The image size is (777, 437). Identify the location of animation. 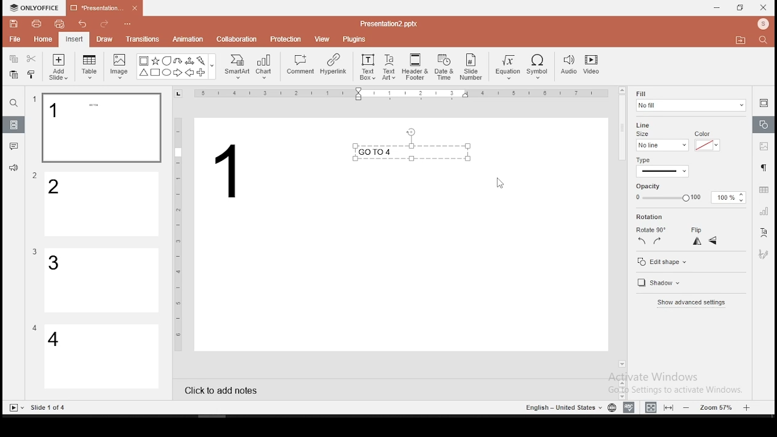
(187, 40).